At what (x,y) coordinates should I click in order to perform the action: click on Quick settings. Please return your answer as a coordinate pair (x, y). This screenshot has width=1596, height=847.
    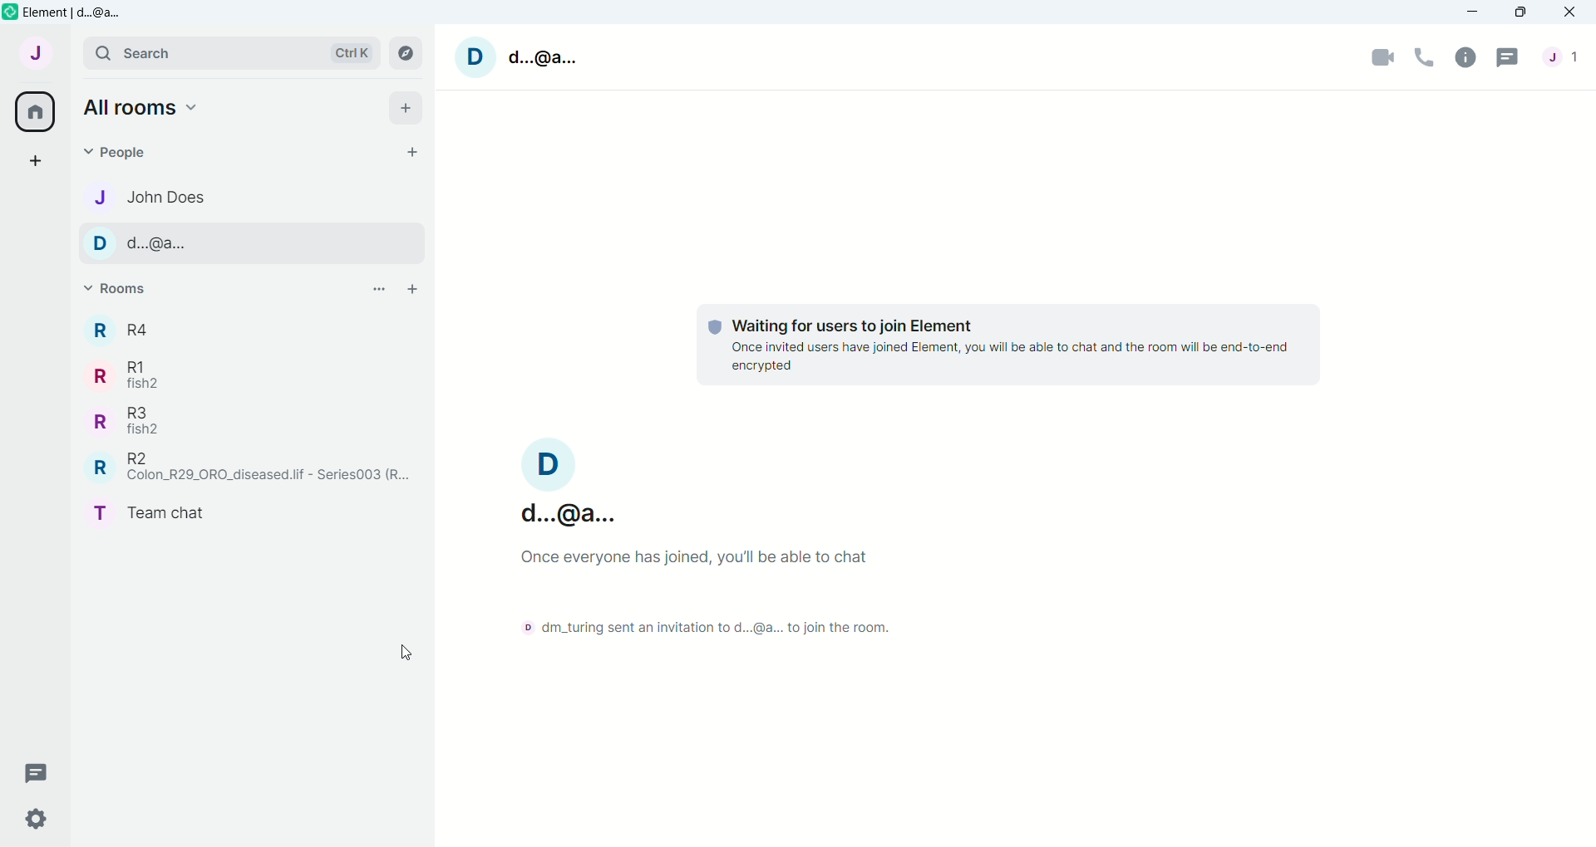
    Looking at the image, I should click on (26, 819).